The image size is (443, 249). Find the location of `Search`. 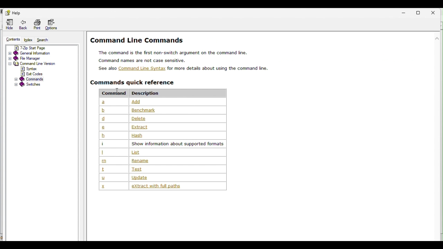

Search is located at coordinates (45, 39).